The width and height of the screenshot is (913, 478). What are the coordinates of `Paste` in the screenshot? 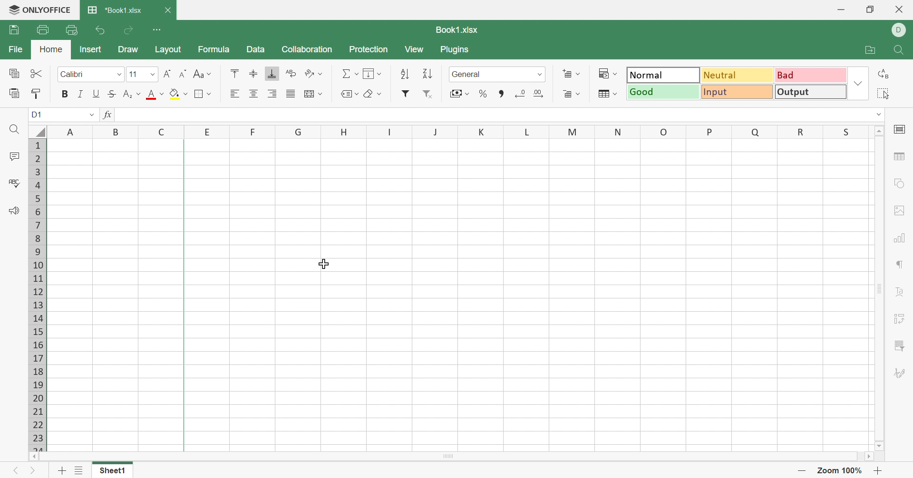 It's located at (12, 94).